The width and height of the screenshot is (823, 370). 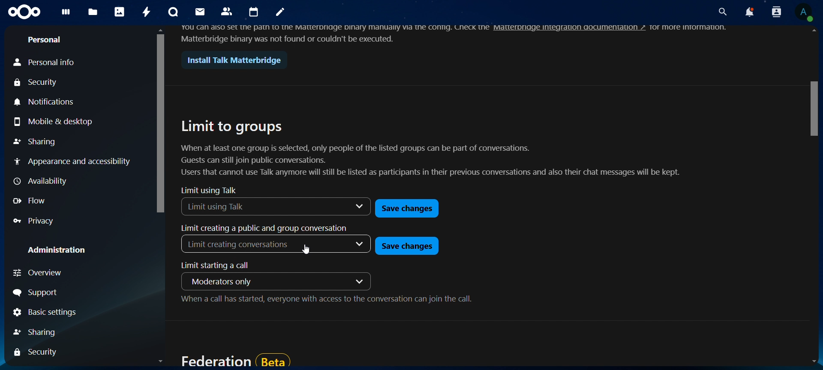 I want to click on Matterbridge binary was not found or couldn't be executed., so click(x=288, y=39).